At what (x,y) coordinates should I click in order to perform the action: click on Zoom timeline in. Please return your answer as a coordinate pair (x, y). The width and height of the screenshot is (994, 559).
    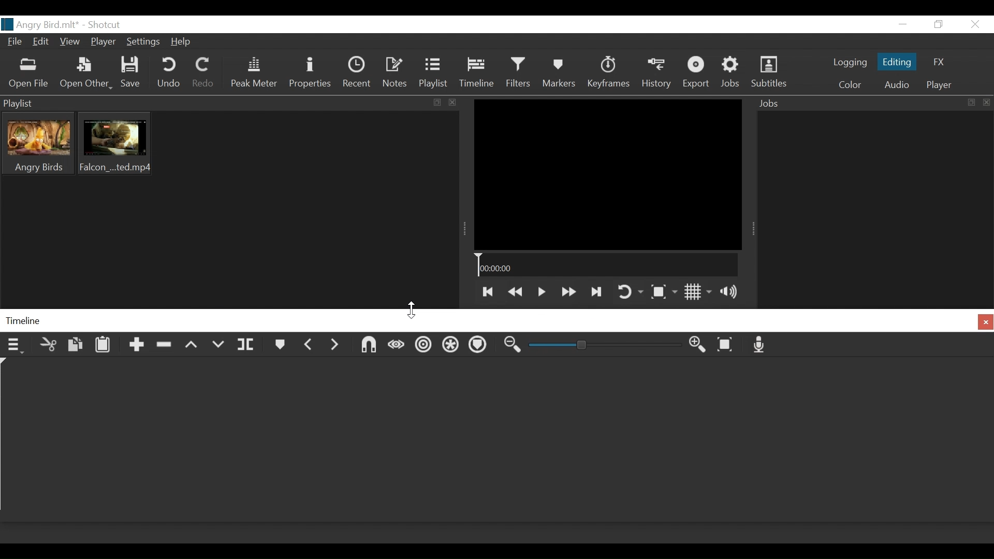
    Looking at the image, I should click on (513, 347).